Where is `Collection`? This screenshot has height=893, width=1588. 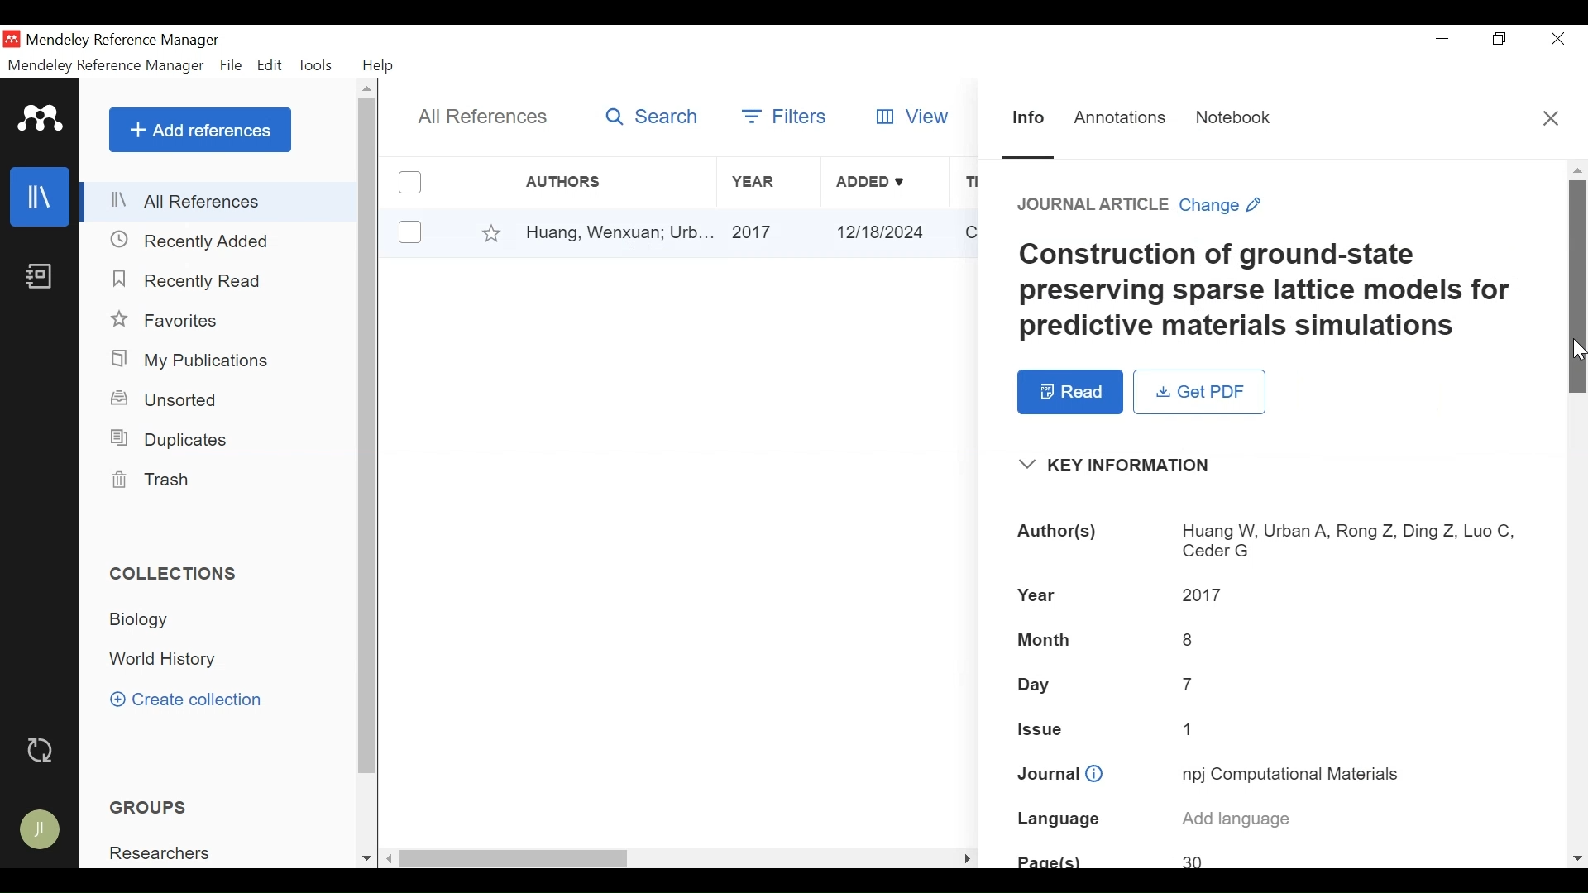 Collection is located at coordinates (157, 621).